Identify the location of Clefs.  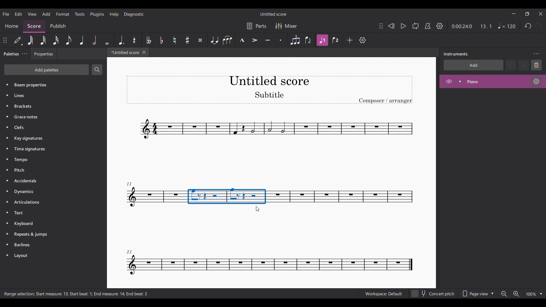
(52, 127).